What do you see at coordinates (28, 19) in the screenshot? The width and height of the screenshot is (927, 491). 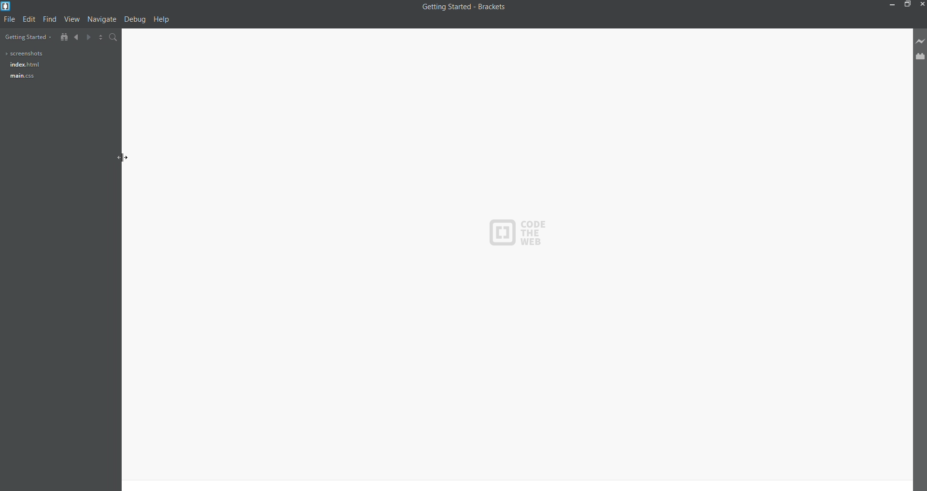 I see `edit` at bounding box center [28, 19].